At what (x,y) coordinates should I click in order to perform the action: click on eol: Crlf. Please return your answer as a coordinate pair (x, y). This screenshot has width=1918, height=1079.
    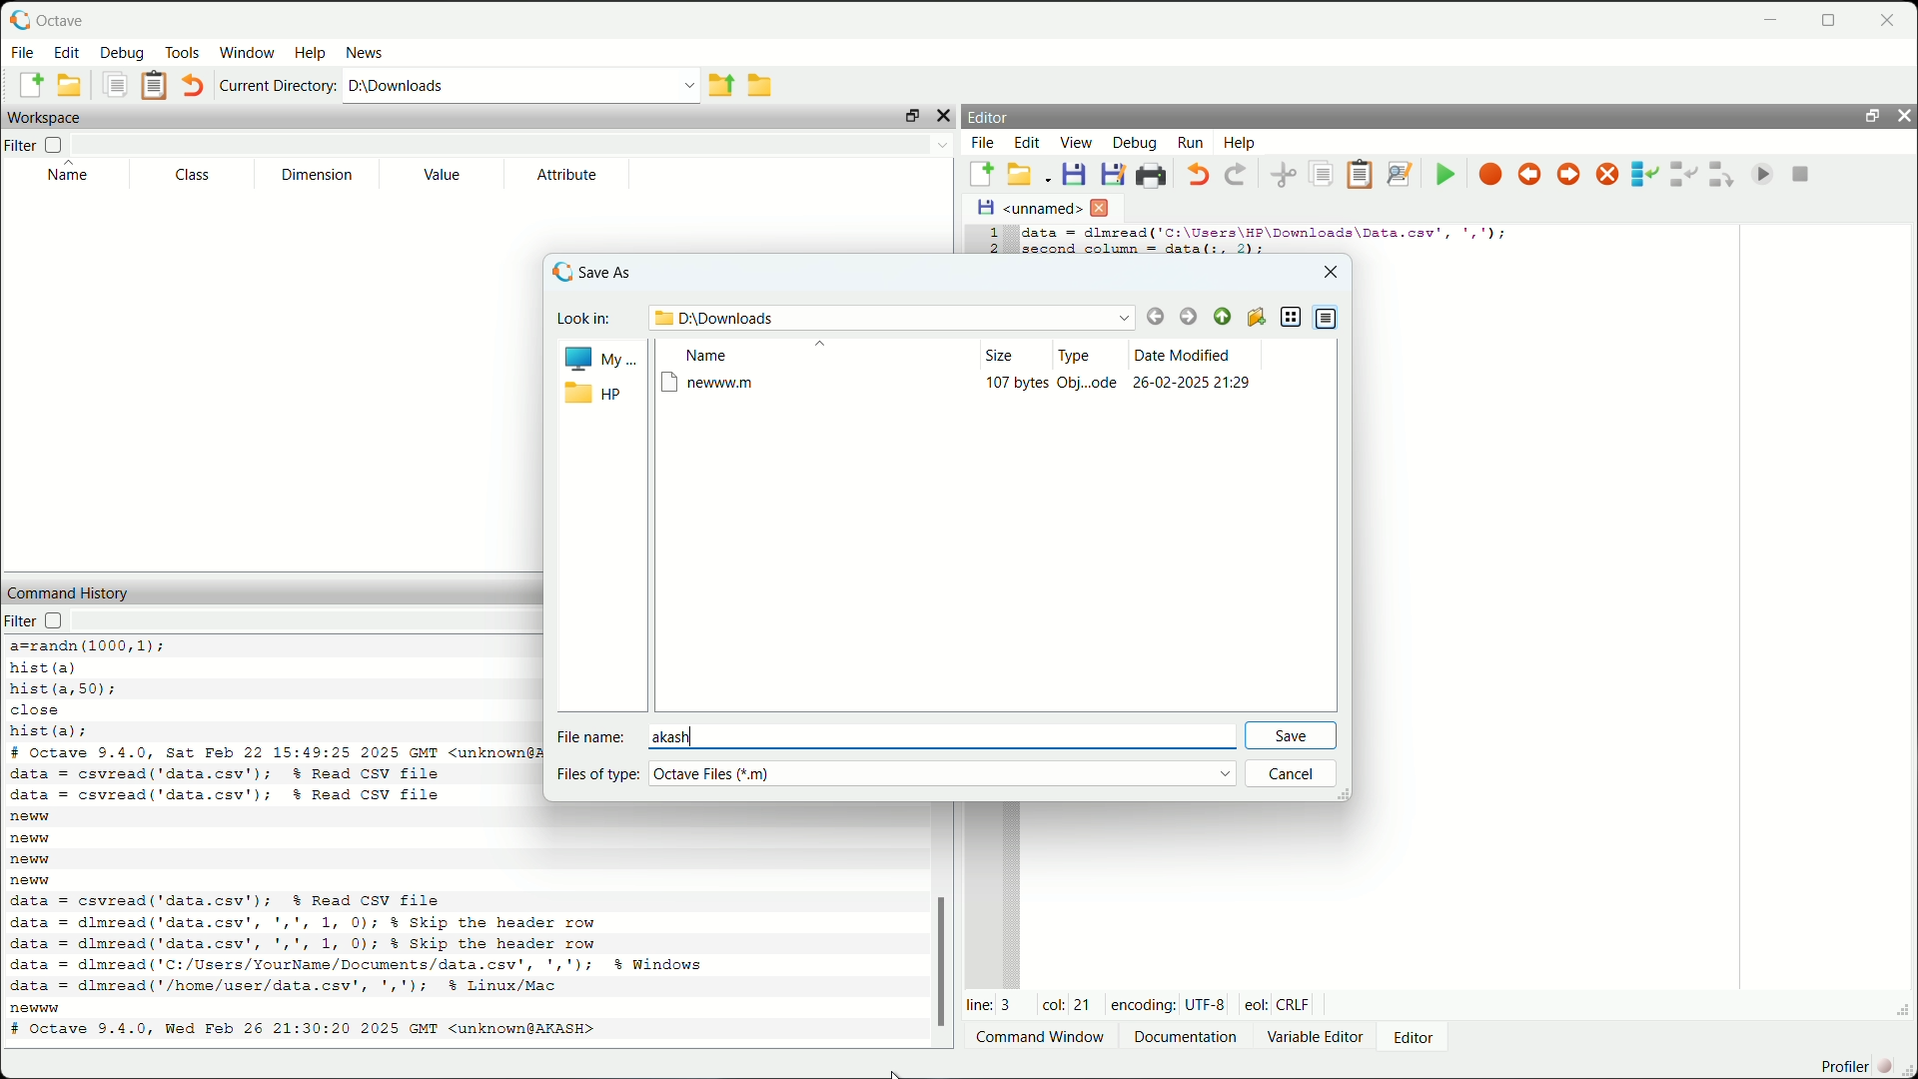
    Looking at the image, I should click on (1279, 1003).